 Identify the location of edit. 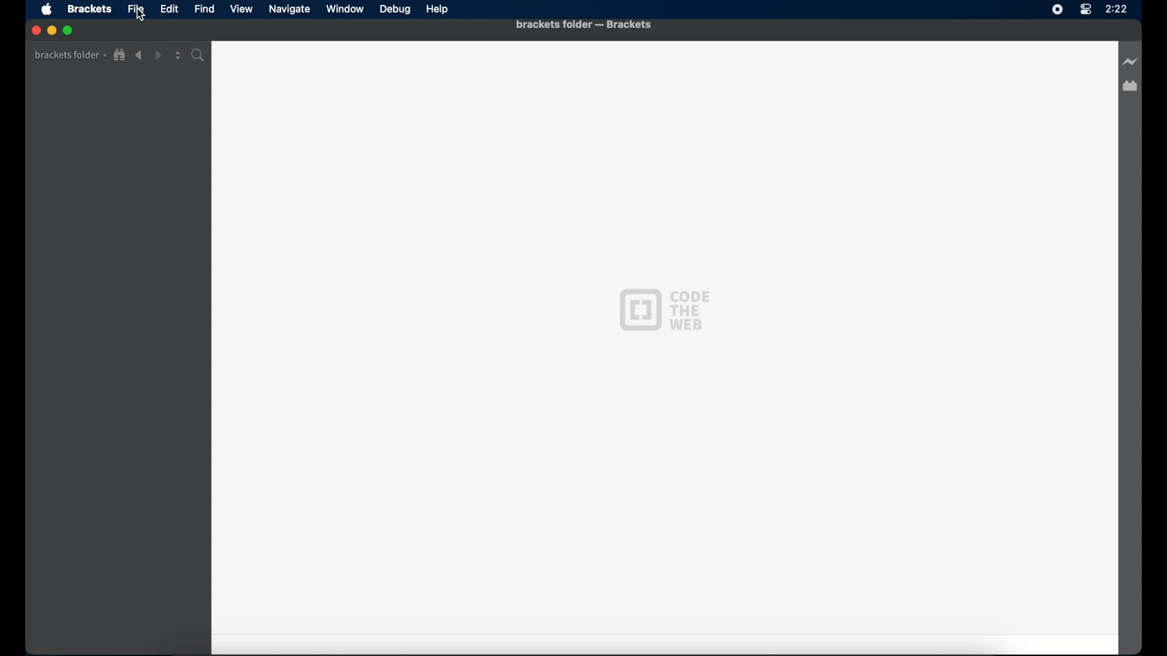
(169, 9).